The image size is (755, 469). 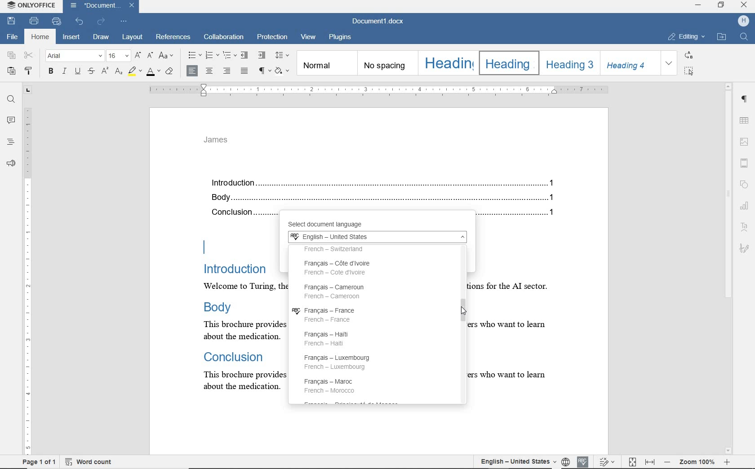 I want to click on insert, so click(x=71, y=37).